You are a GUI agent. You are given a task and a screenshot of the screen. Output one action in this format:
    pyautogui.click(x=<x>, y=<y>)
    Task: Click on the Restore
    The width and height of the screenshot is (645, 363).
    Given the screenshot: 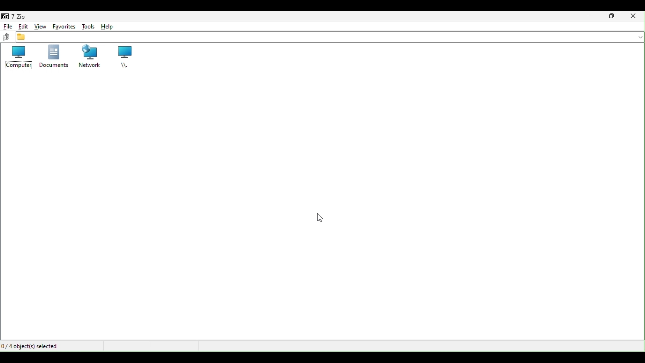 What is the action you would take?
    pyautogui.click(x=612, y=16)
    